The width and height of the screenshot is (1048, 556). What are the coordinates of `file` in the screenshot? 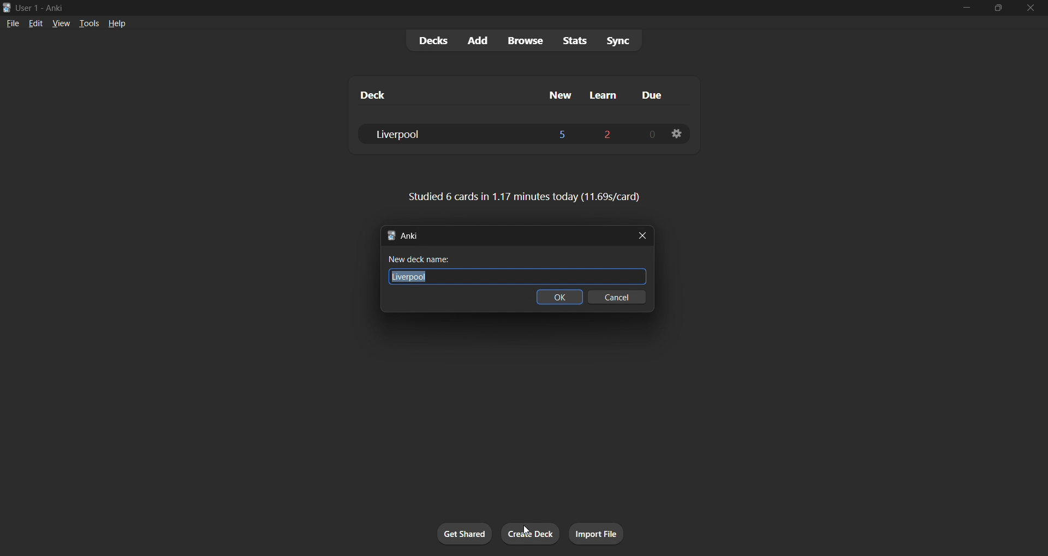 It's located at (10, 26).